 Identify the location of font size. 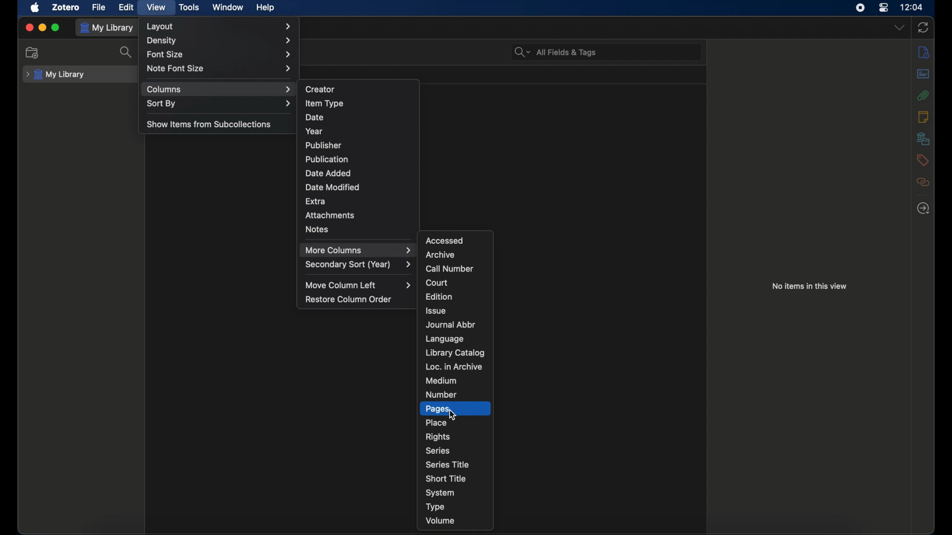
(220, 54).